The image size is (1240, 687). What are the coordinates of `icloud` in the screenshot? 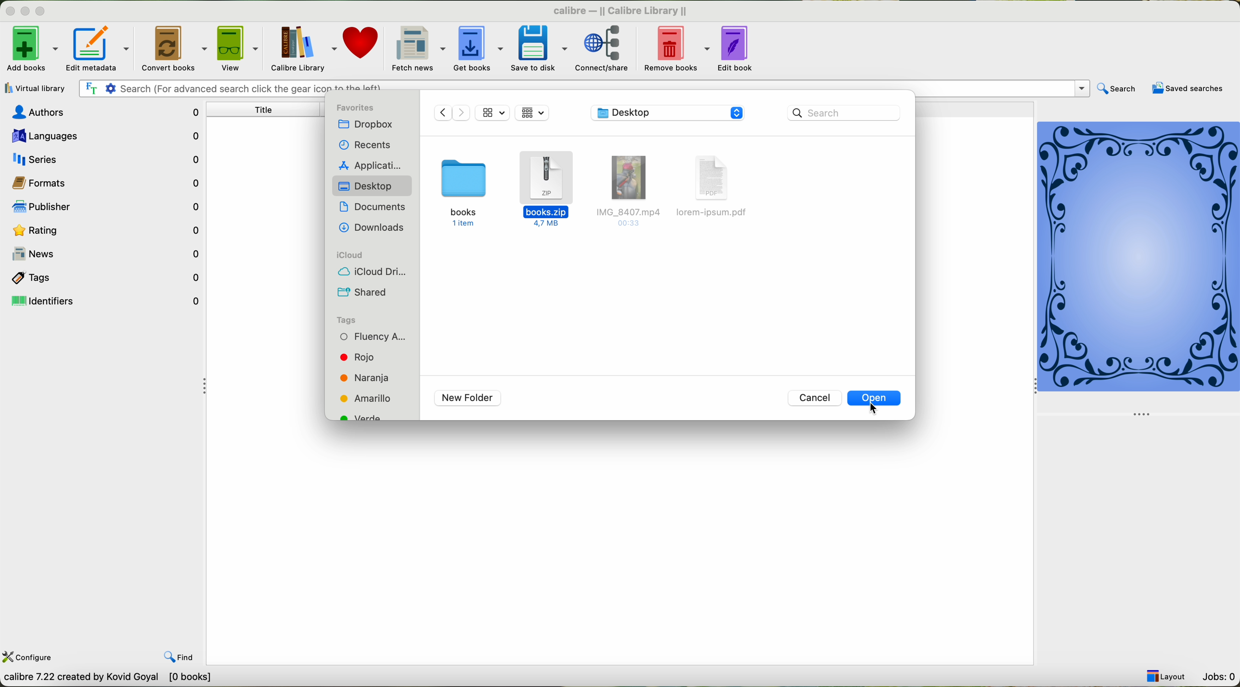 It's located at (350, 255).